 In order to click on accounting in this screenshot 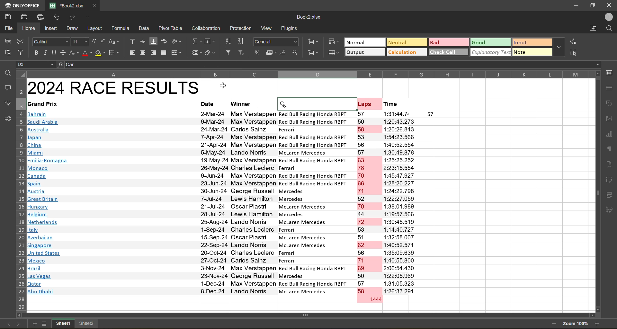, I will do `click(271, 53)`.